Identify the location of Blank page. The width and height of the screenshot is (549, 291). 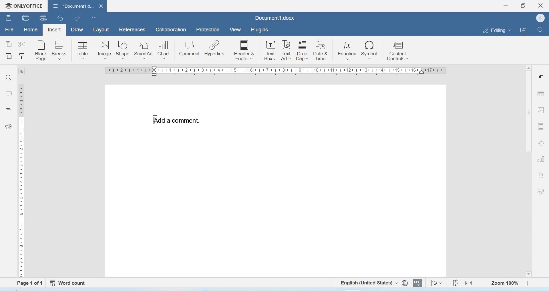
(41, 50).